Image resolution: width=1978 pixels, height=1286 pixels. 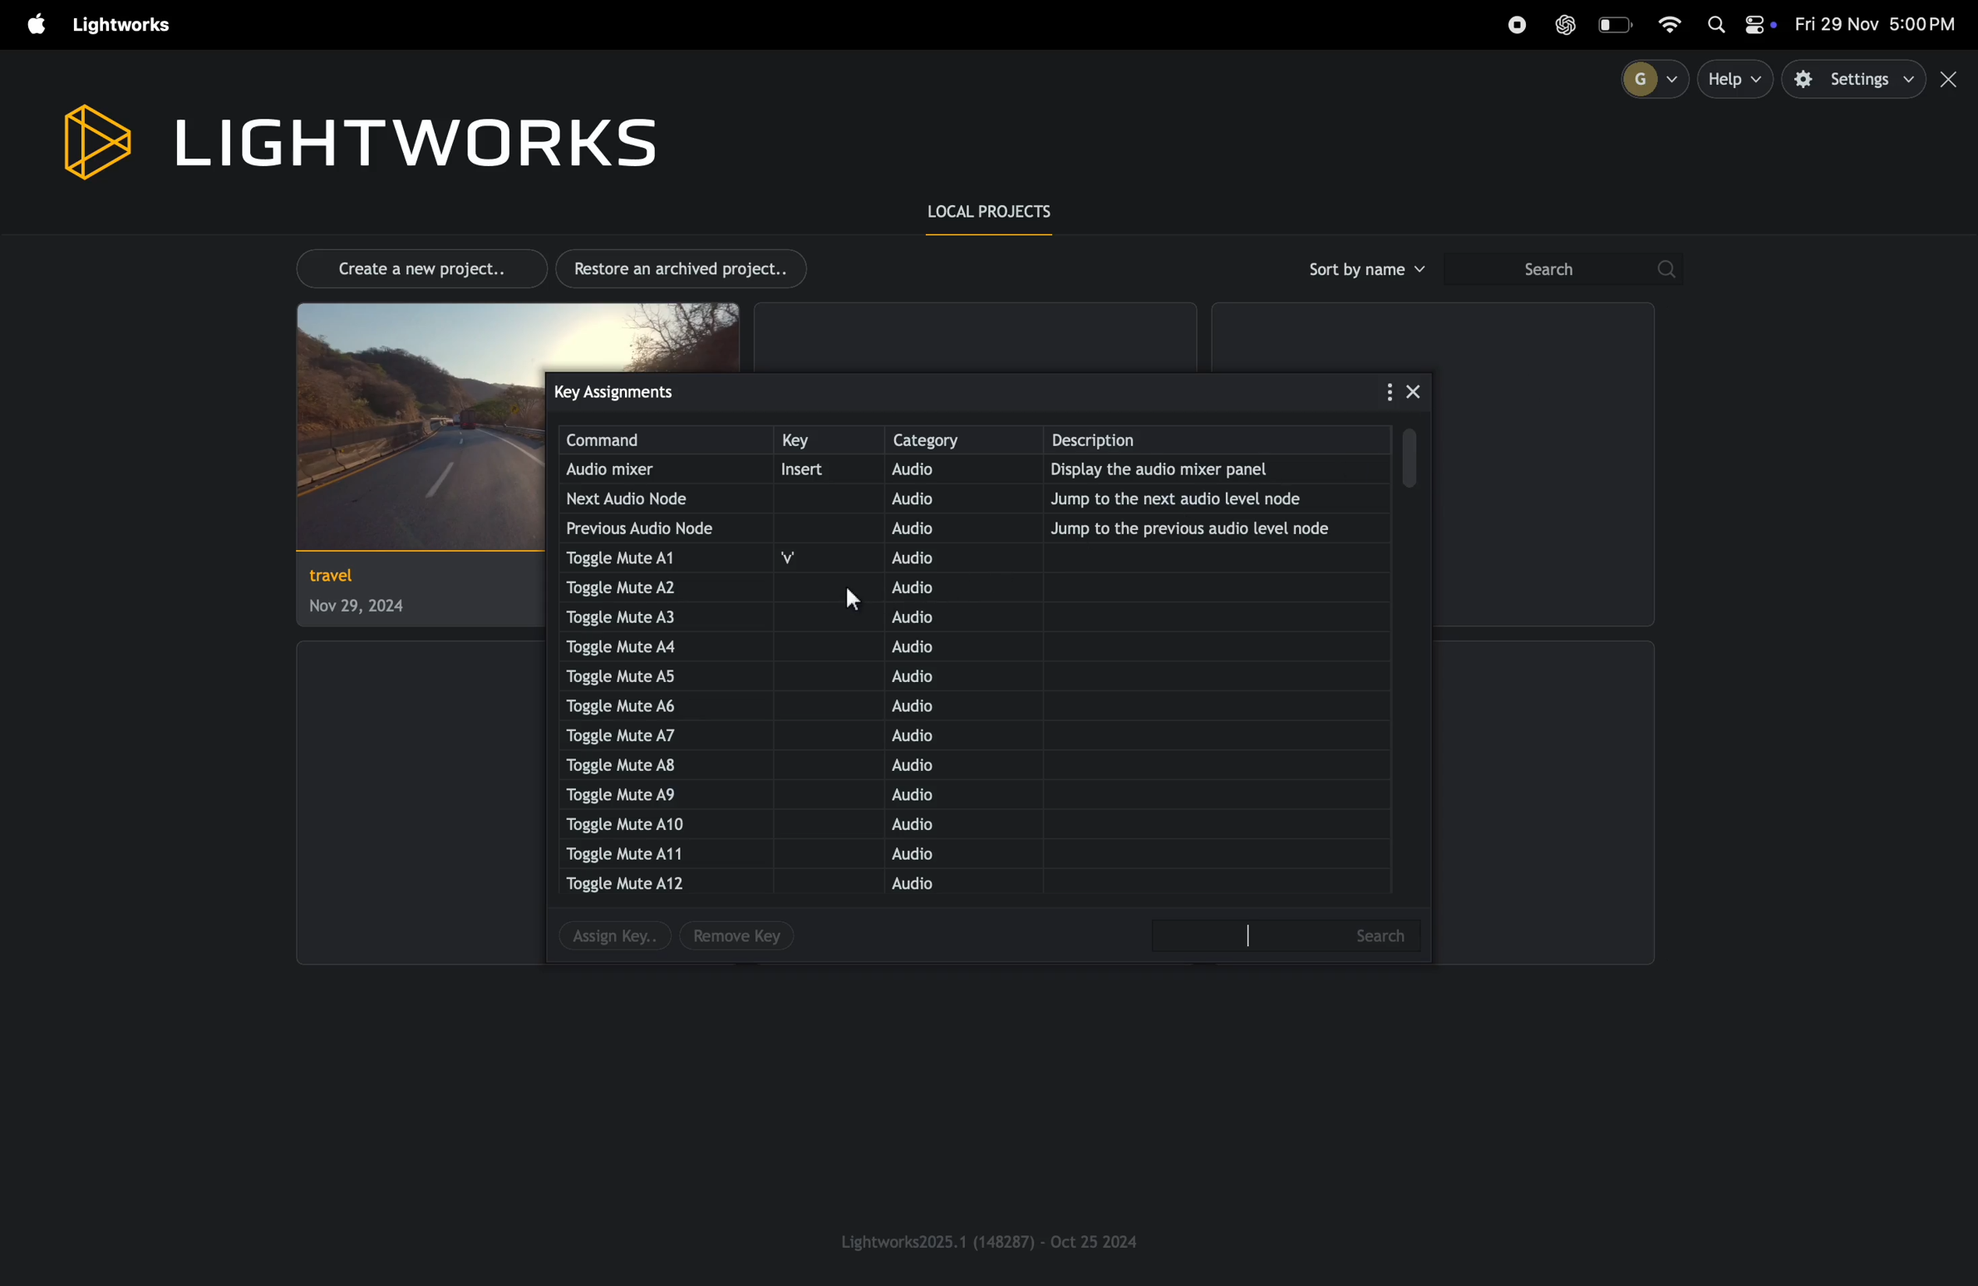 I want to click on key, so click(x=824, y=441).